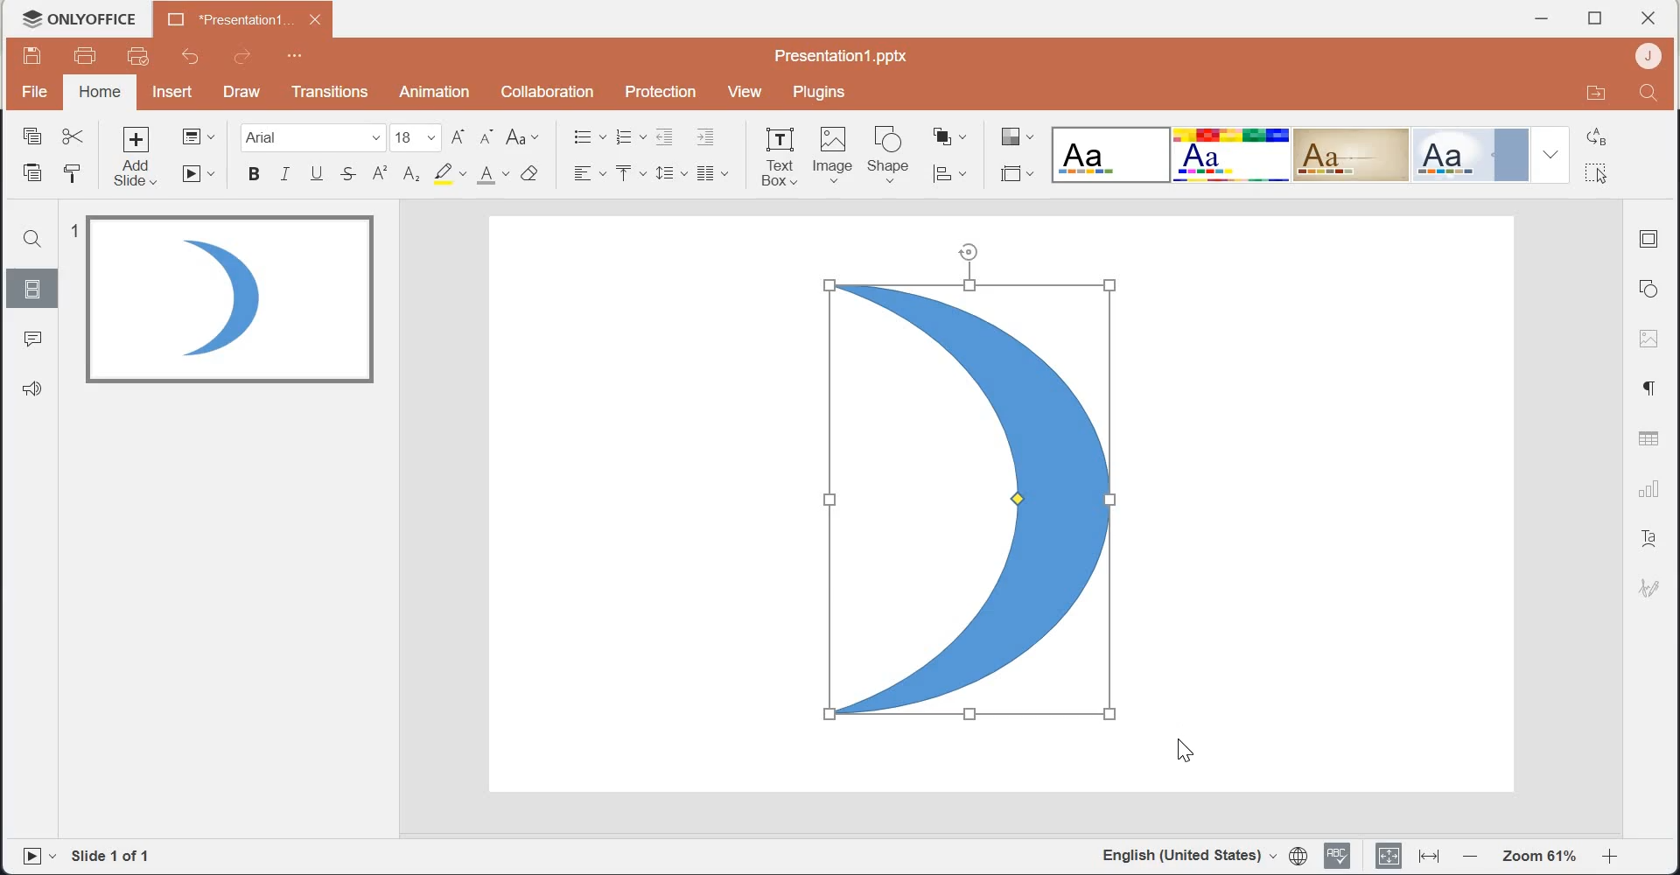  Describe the element at coordinates (1549, 154) in the screenshot. I see `Drop down` at that location.